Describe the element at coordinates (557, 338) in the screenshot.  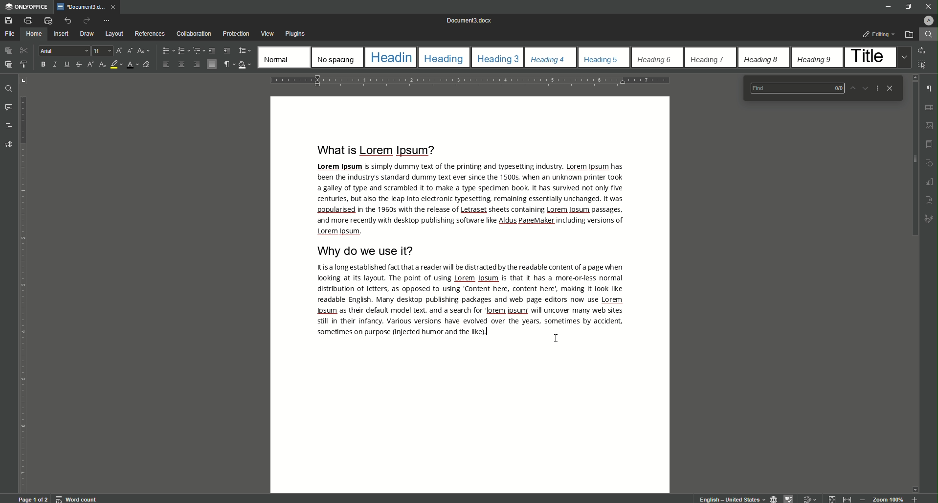
I see `Cursor` at that location.